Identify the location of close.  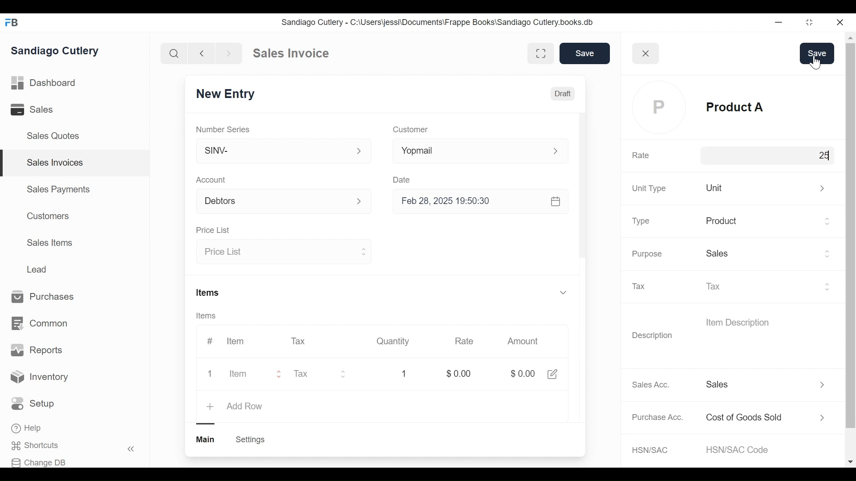
(841, 23).